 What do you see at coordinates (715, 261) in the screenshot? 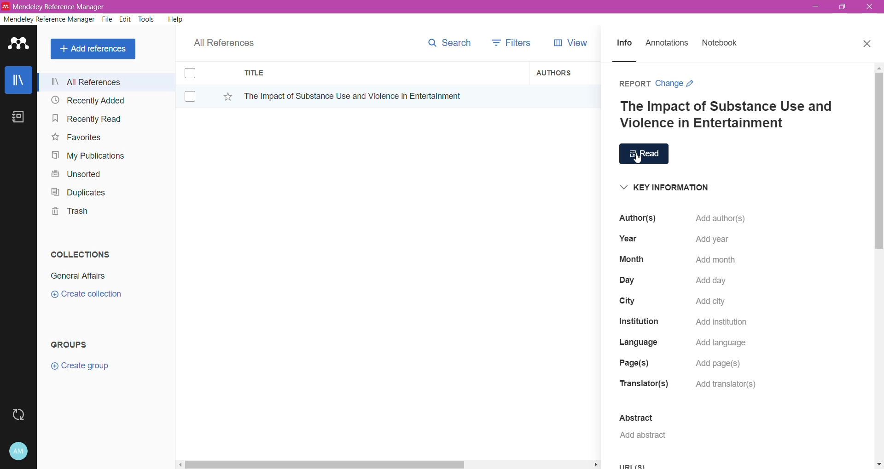
I see `Click to add month` at bounding box center [715, 261].